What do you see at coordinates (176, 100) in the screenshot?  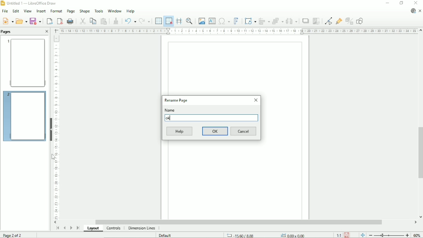 I see `Rename page` at bounding box center [176, 100].